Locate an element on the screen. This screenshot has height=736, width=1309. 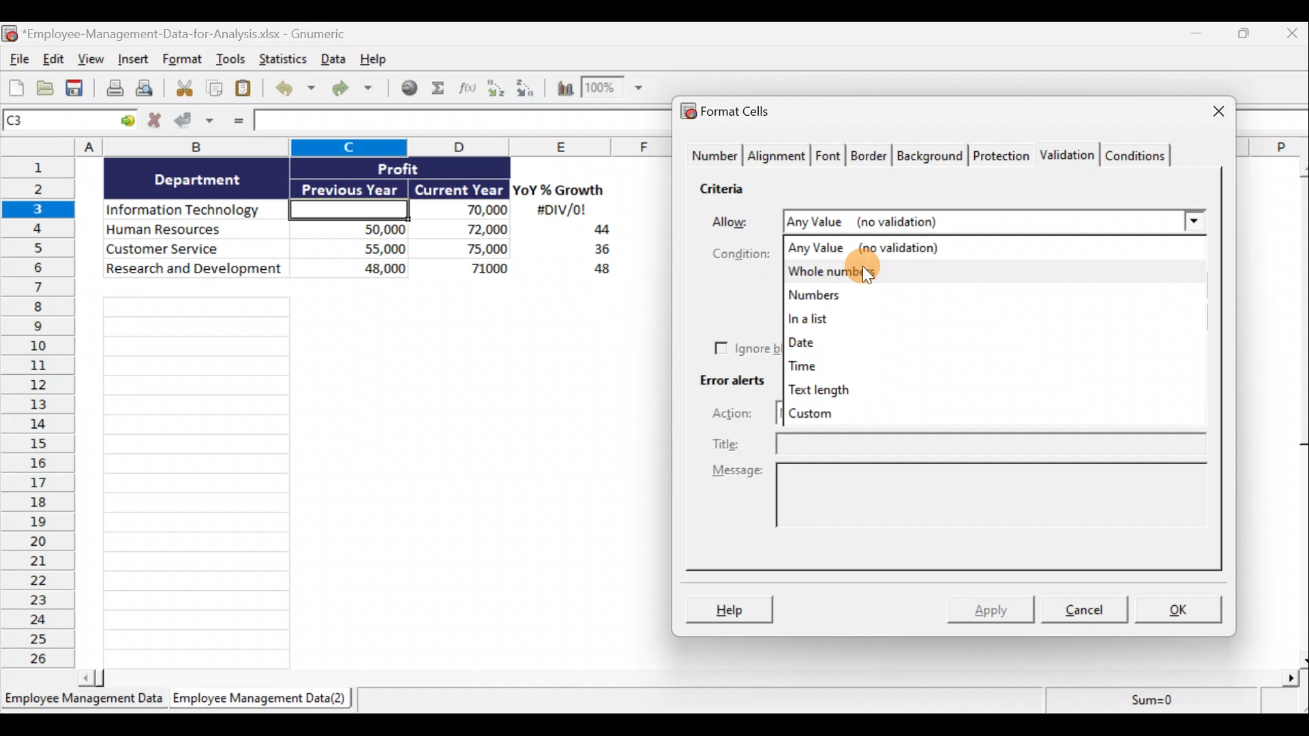
Number is located at coordinates (713, 157).